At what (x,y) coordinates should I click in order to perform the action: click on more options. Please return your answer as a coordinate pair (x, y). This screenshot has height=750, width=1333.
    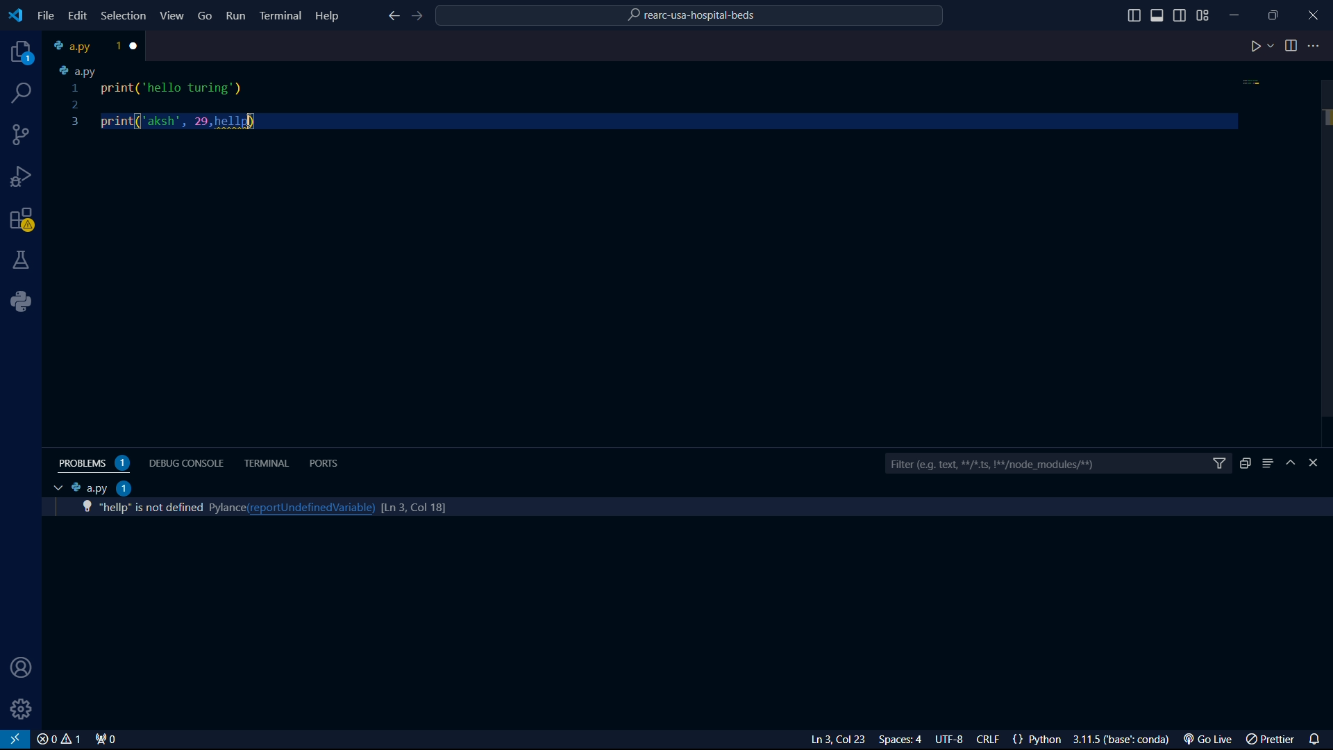
    Looking at the image, I should click on (1316, 46).